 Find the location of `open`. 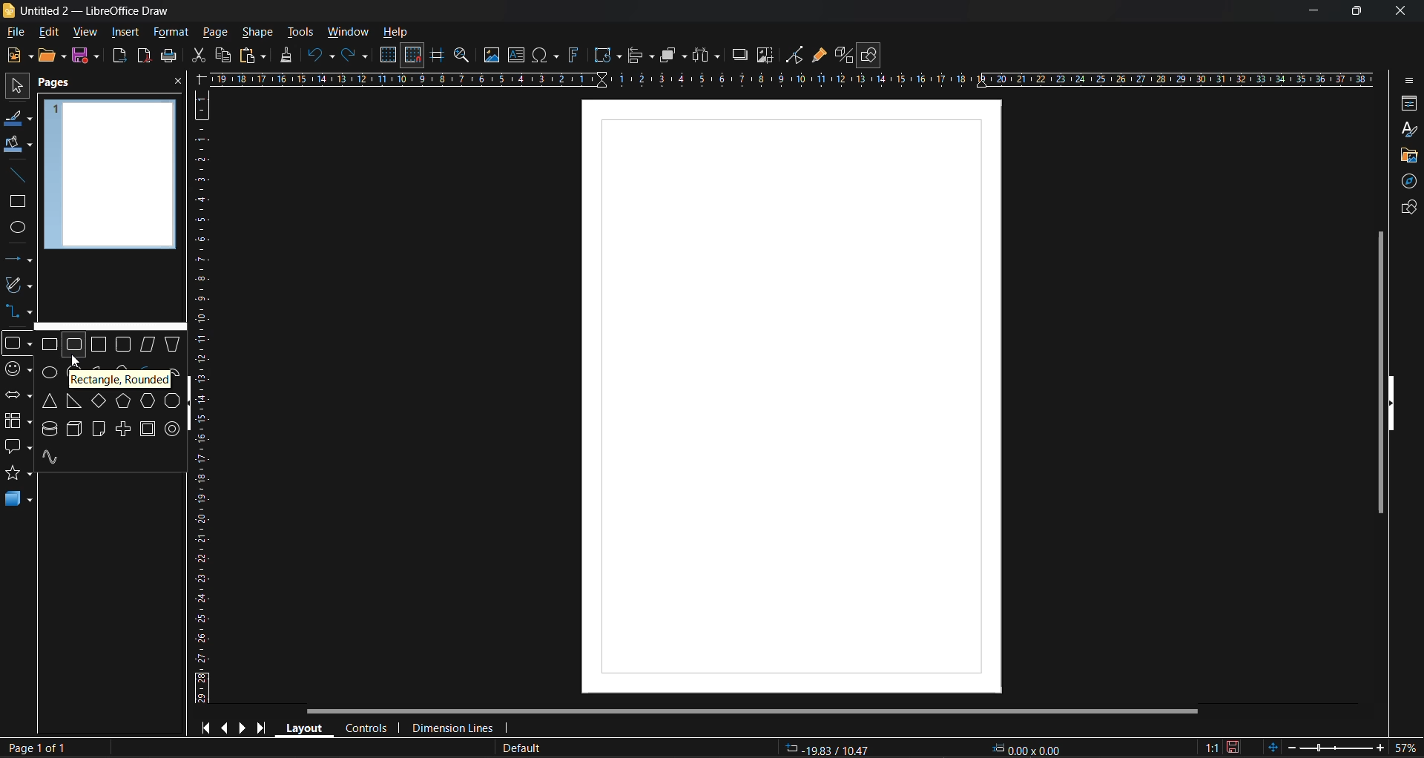

open is located at coordinates (52, 56).